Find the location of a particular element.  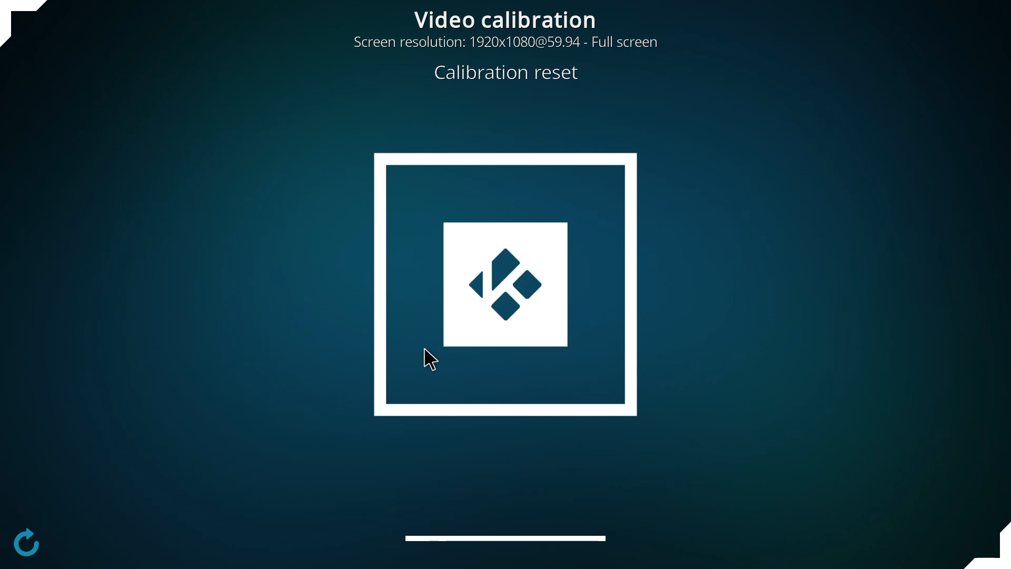

adjust is located at coordinates (35, 24).